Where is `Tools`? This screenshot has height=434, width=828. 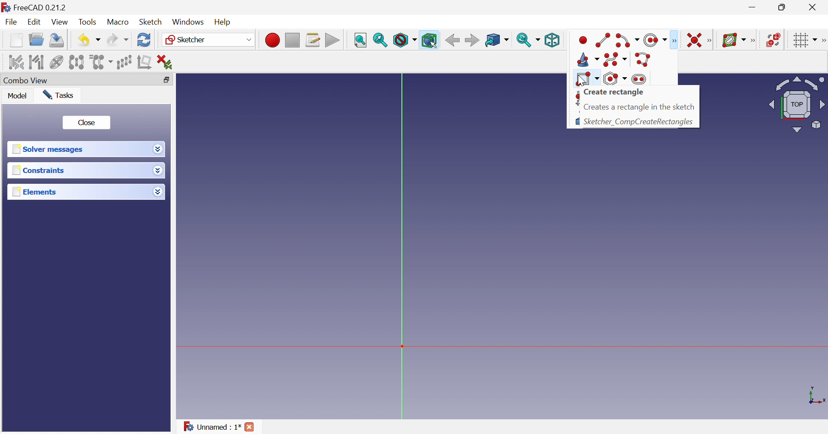 Tools is located at coordinates (87, 22).